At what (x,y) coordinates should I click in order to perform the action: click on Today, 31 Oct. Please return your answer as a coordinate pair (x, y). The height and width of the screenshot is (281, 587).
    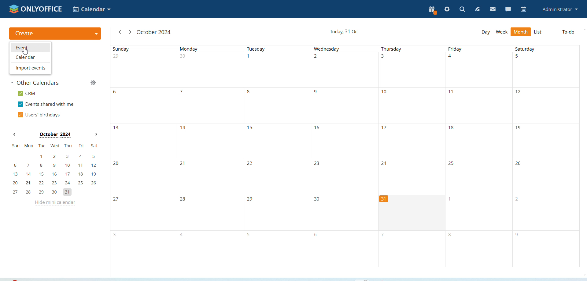
    Looking at the image, I should click on (339, 32).